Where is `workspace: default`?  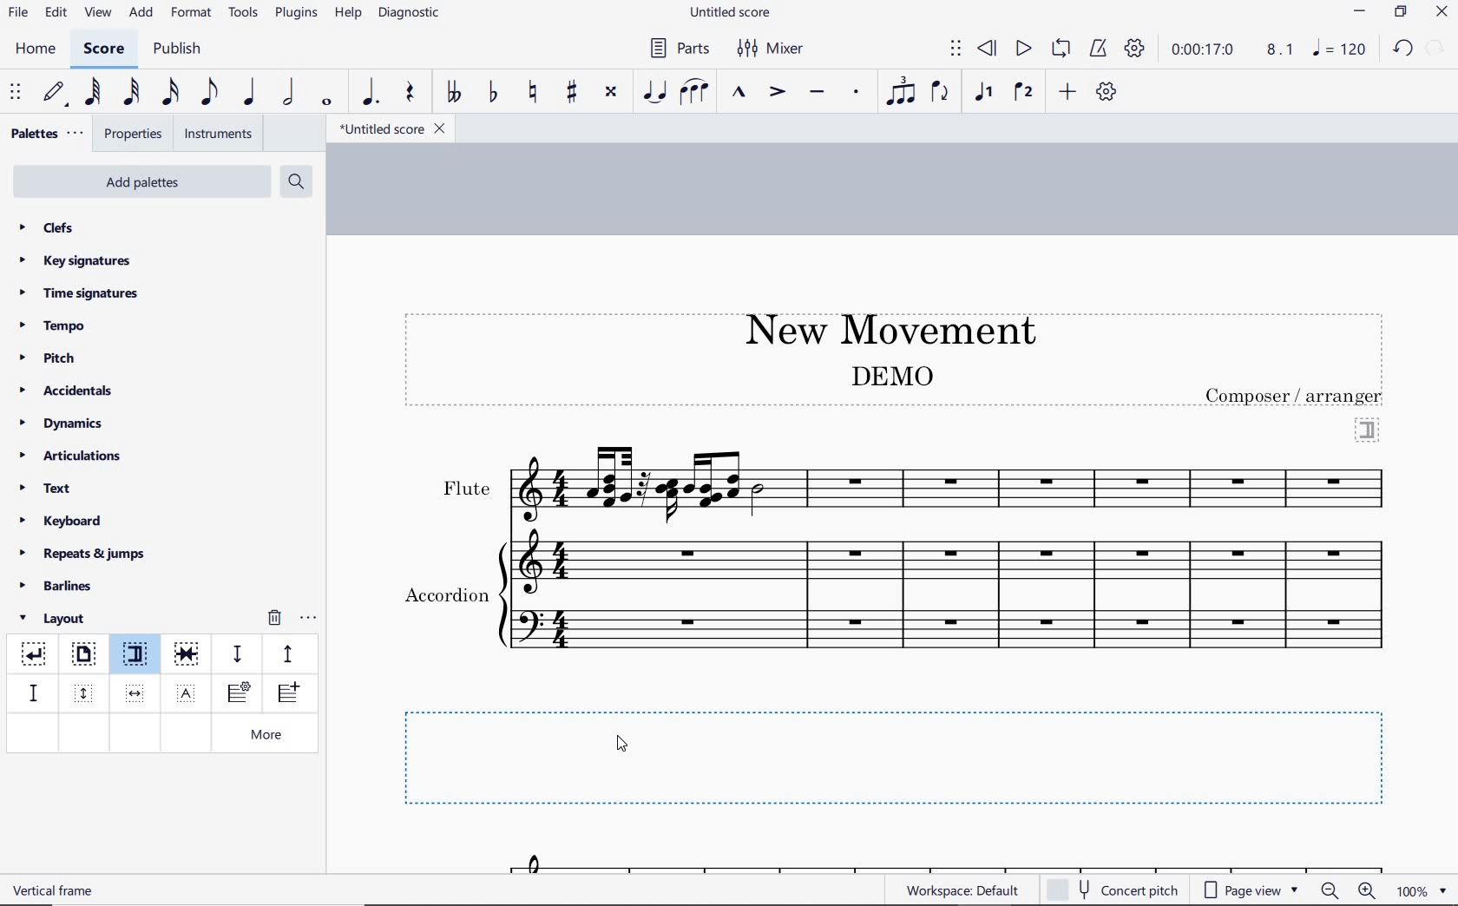
workspace: default is located at coordinates (960, 890).